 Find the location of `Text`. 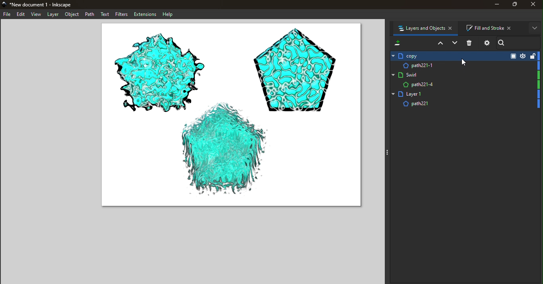

Text is located at coordinates (104, 14).